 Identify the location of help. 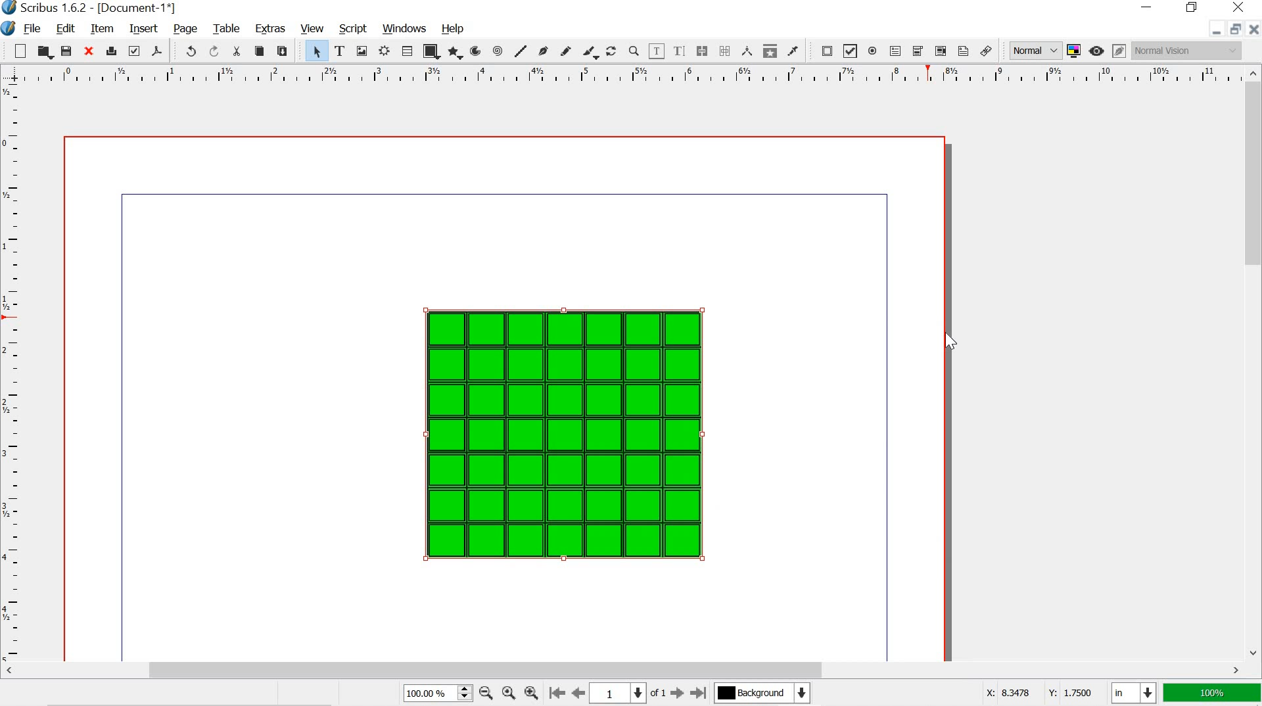
(454, 27).